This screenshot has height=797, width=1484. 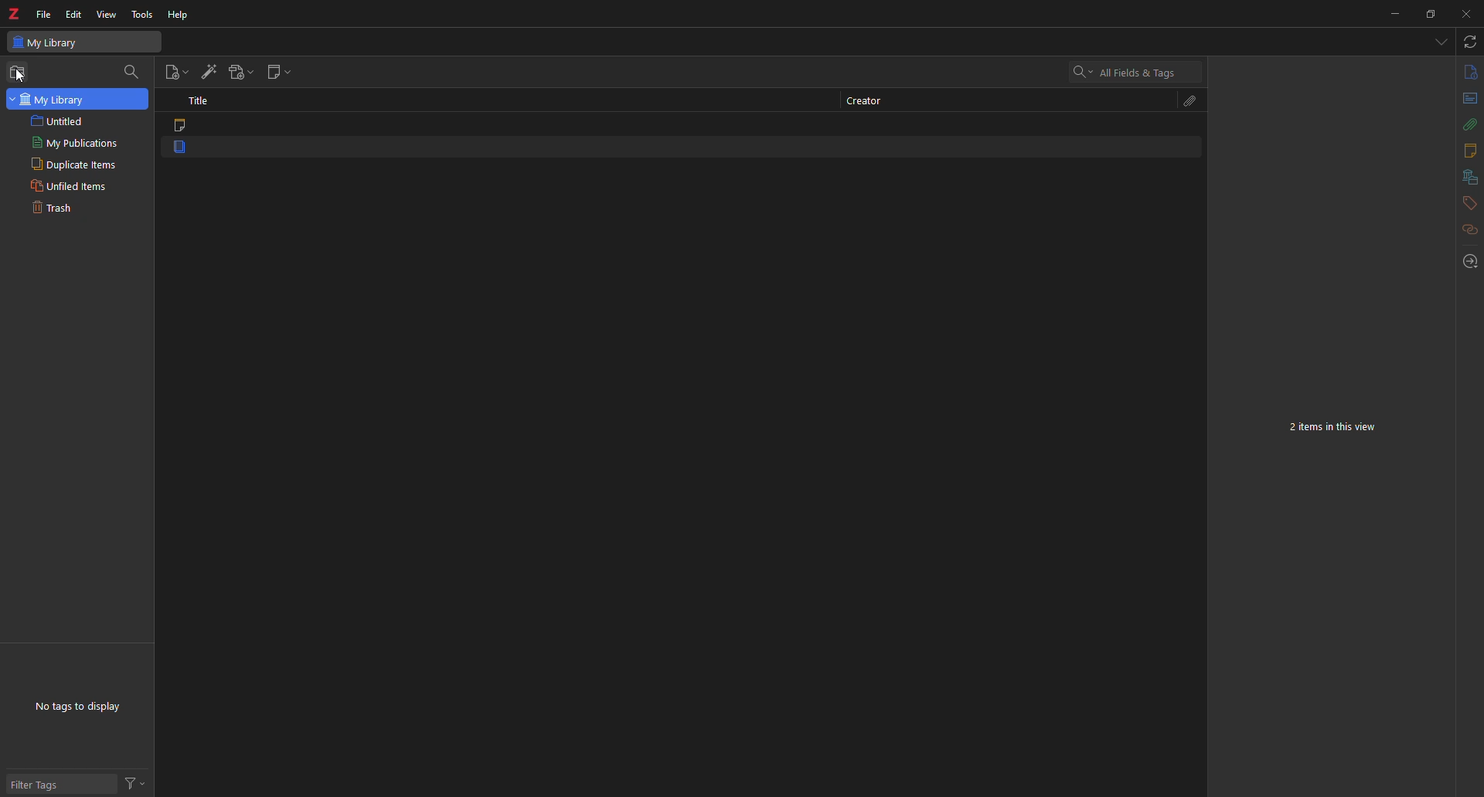 What do you see at coordinates (70, 185) in the screenshot?
I see `unfiled items` at bounding box center [70, 185].